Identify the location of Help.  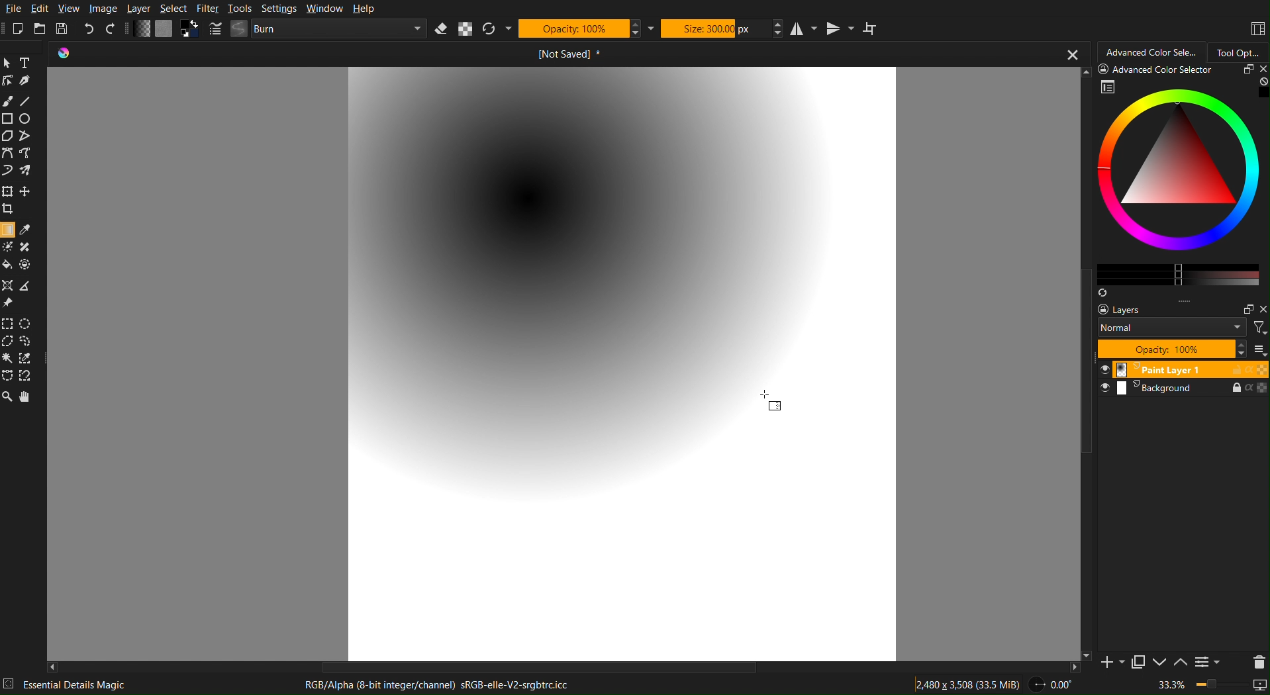
(362, 9).